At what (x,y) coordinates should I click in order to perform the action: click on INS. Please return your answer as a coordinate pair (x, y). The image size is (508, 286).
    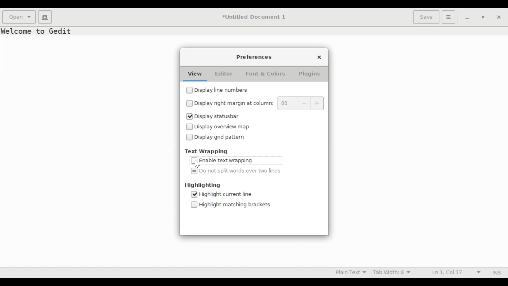
    Looking at the image, I should click on (497, 272).